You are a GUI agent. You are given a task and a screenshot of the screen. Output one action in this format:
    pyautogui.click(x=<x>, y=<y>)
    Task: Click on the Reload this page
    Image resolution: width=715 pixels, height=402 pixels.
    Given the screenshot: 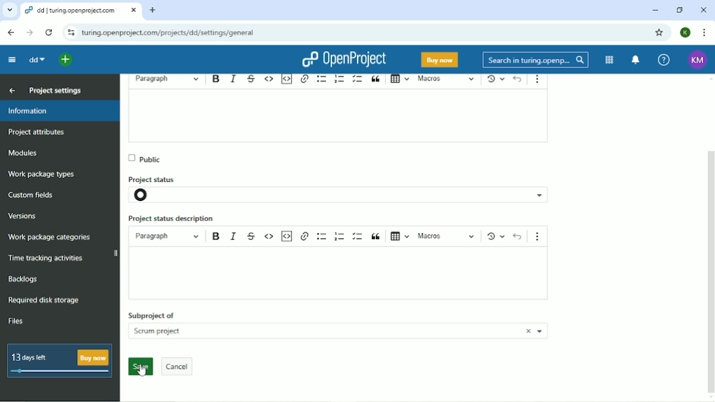 What is the action you would take?
    pyautogui.click(x=49, y=33)
    